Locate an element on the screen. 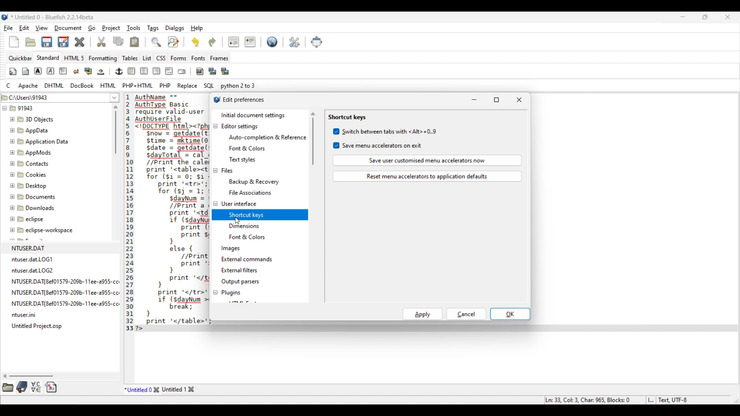  Quickbar is located at coordinates (20, 58).